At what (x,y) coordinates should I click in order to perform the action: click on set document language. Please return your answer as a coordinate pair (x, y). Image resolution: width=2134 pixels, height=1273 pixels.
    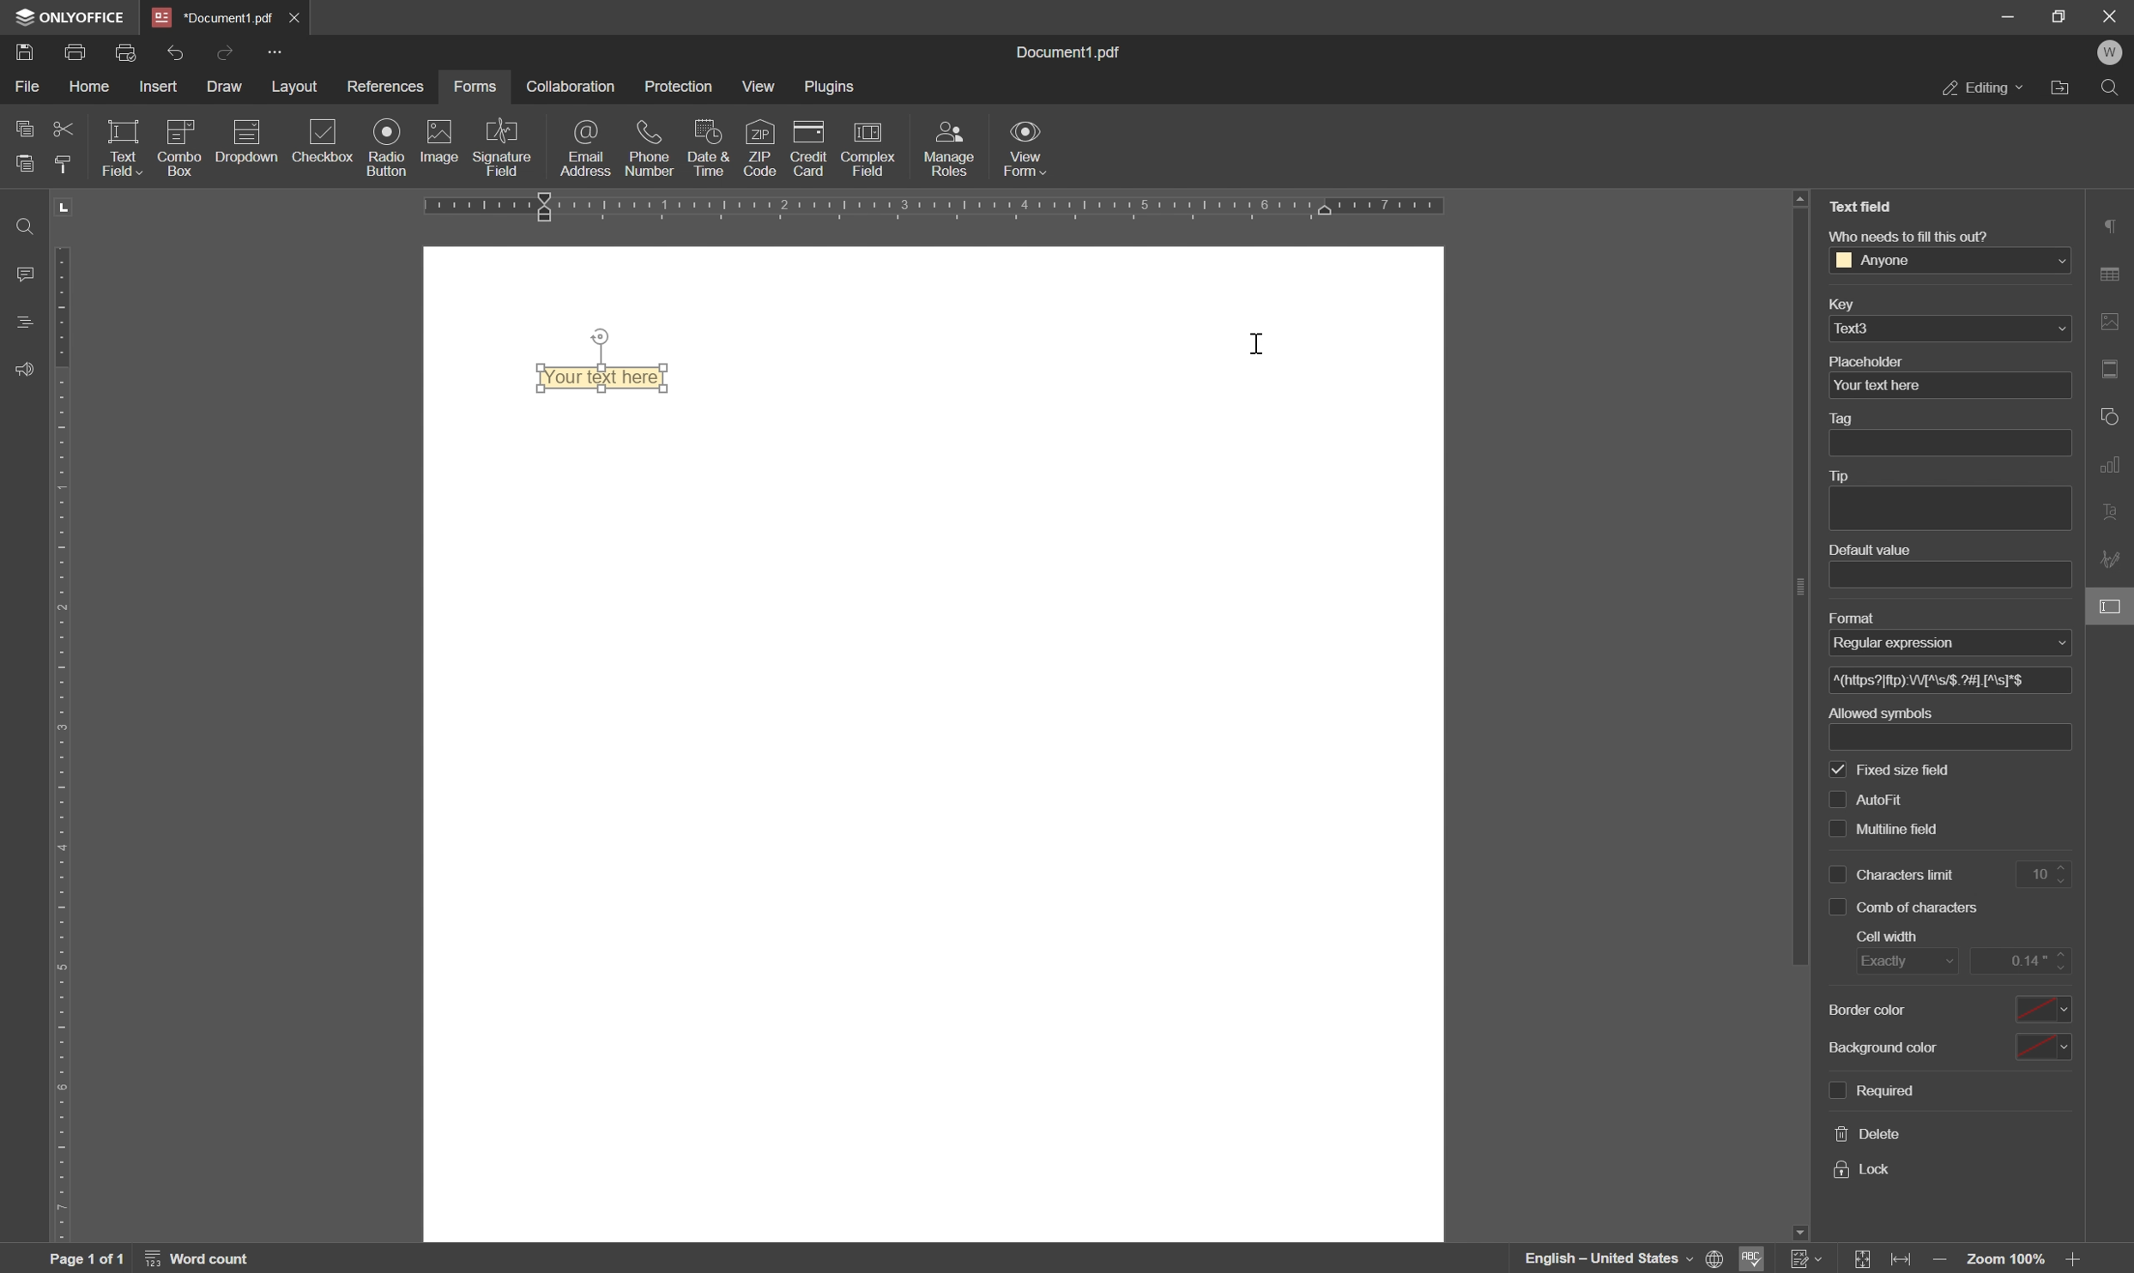
    Looking at the image, I should click on (1623, 1258).